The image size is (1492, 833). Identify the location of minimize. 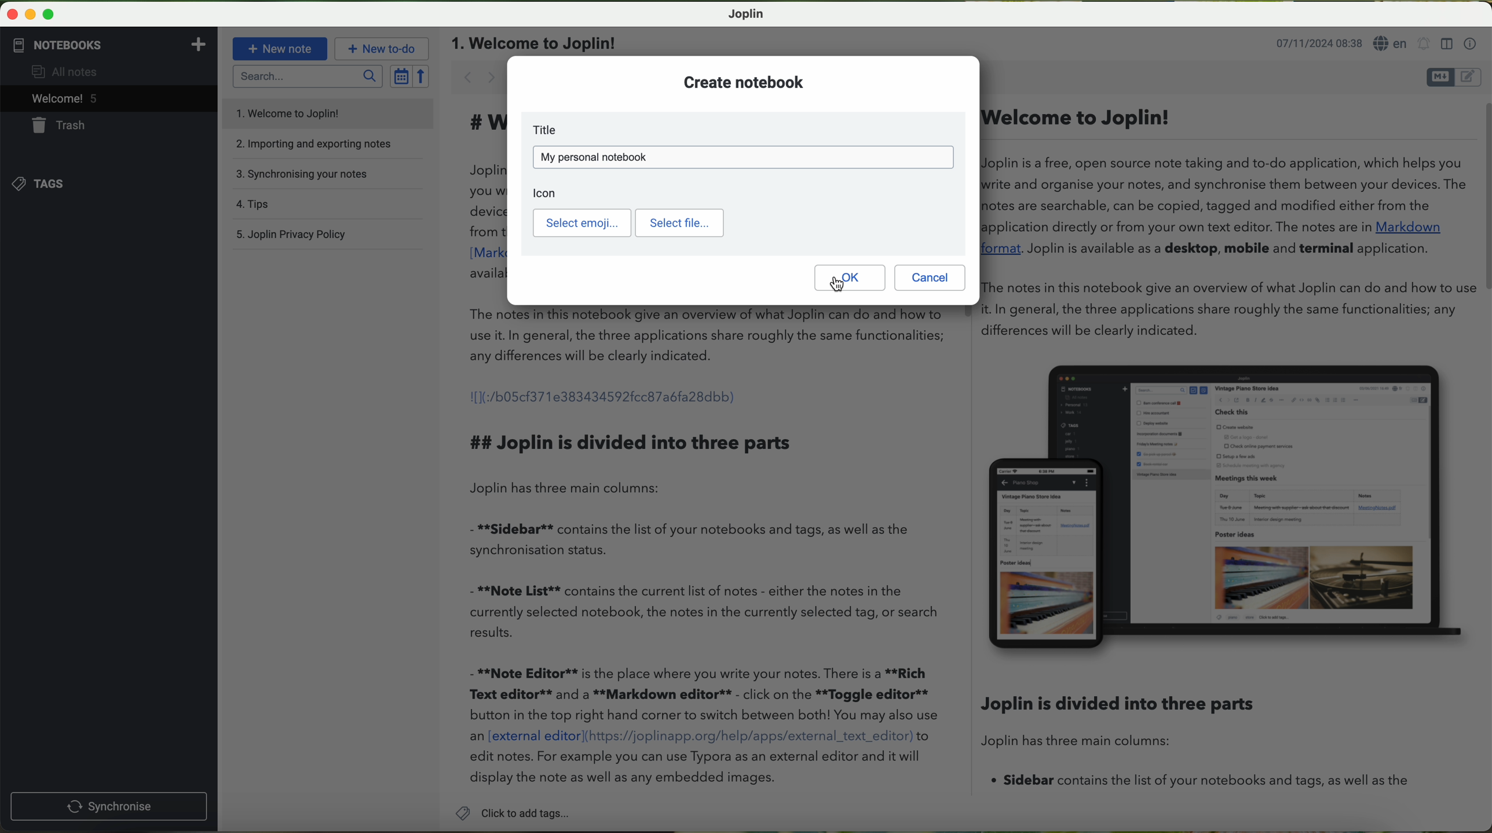
(32, 15).